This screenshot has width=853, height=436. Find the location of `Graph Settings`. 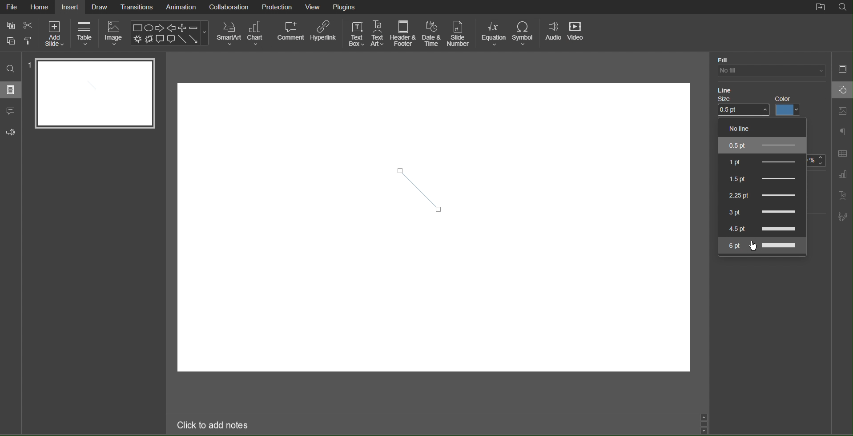

Graph Settings is located at coordinates (842, 175).